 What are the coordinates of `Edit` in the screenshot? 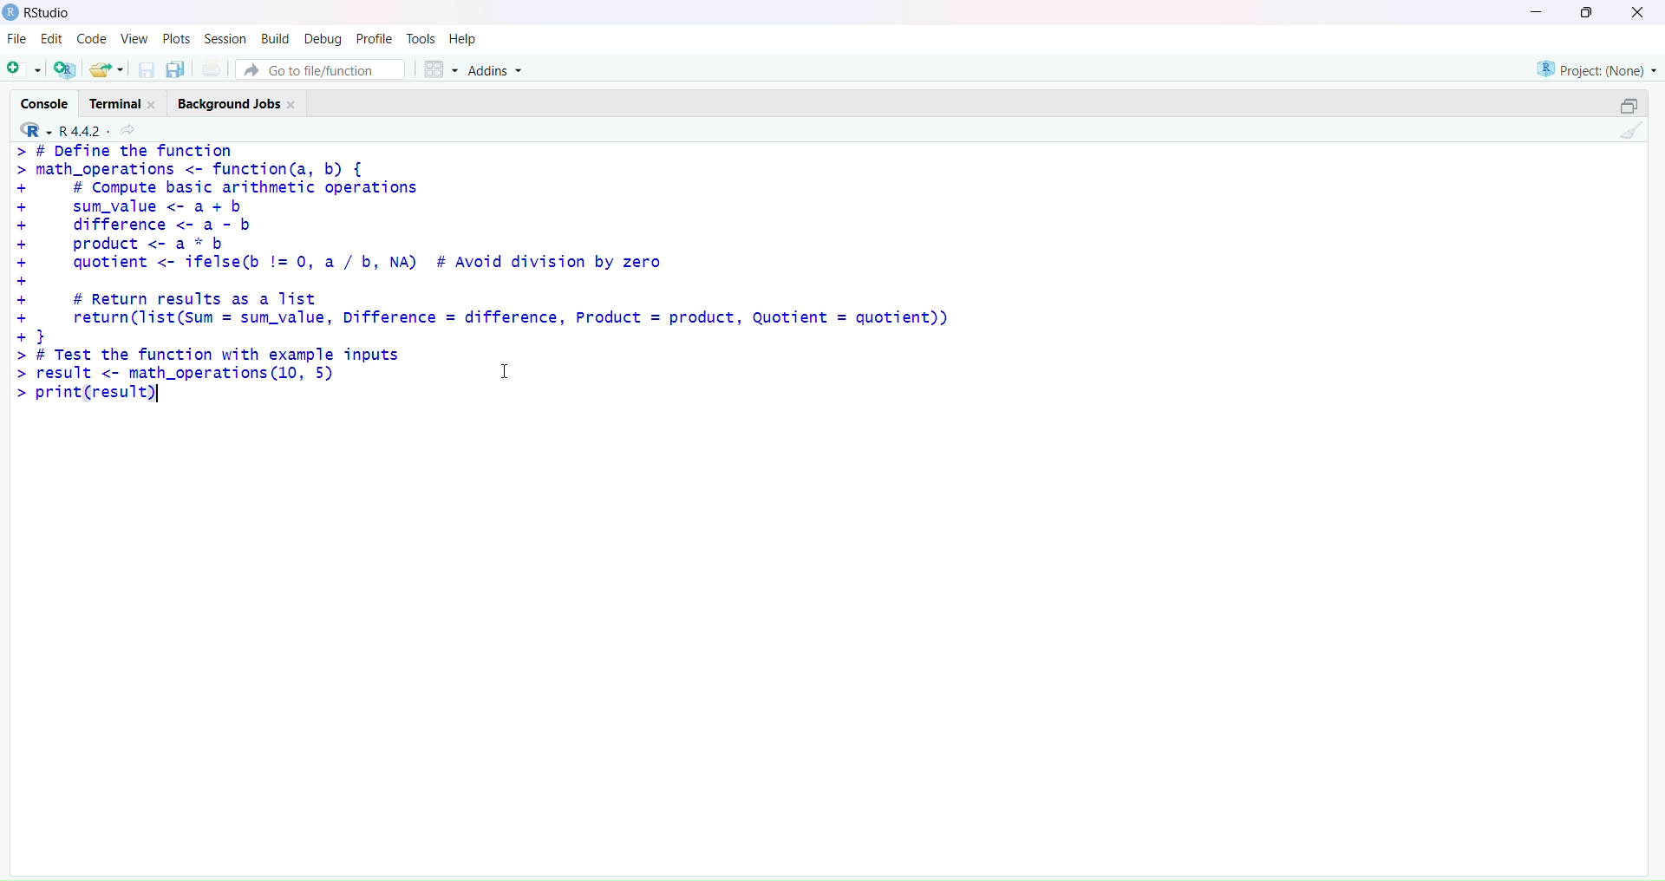 It's located at (48, 41).